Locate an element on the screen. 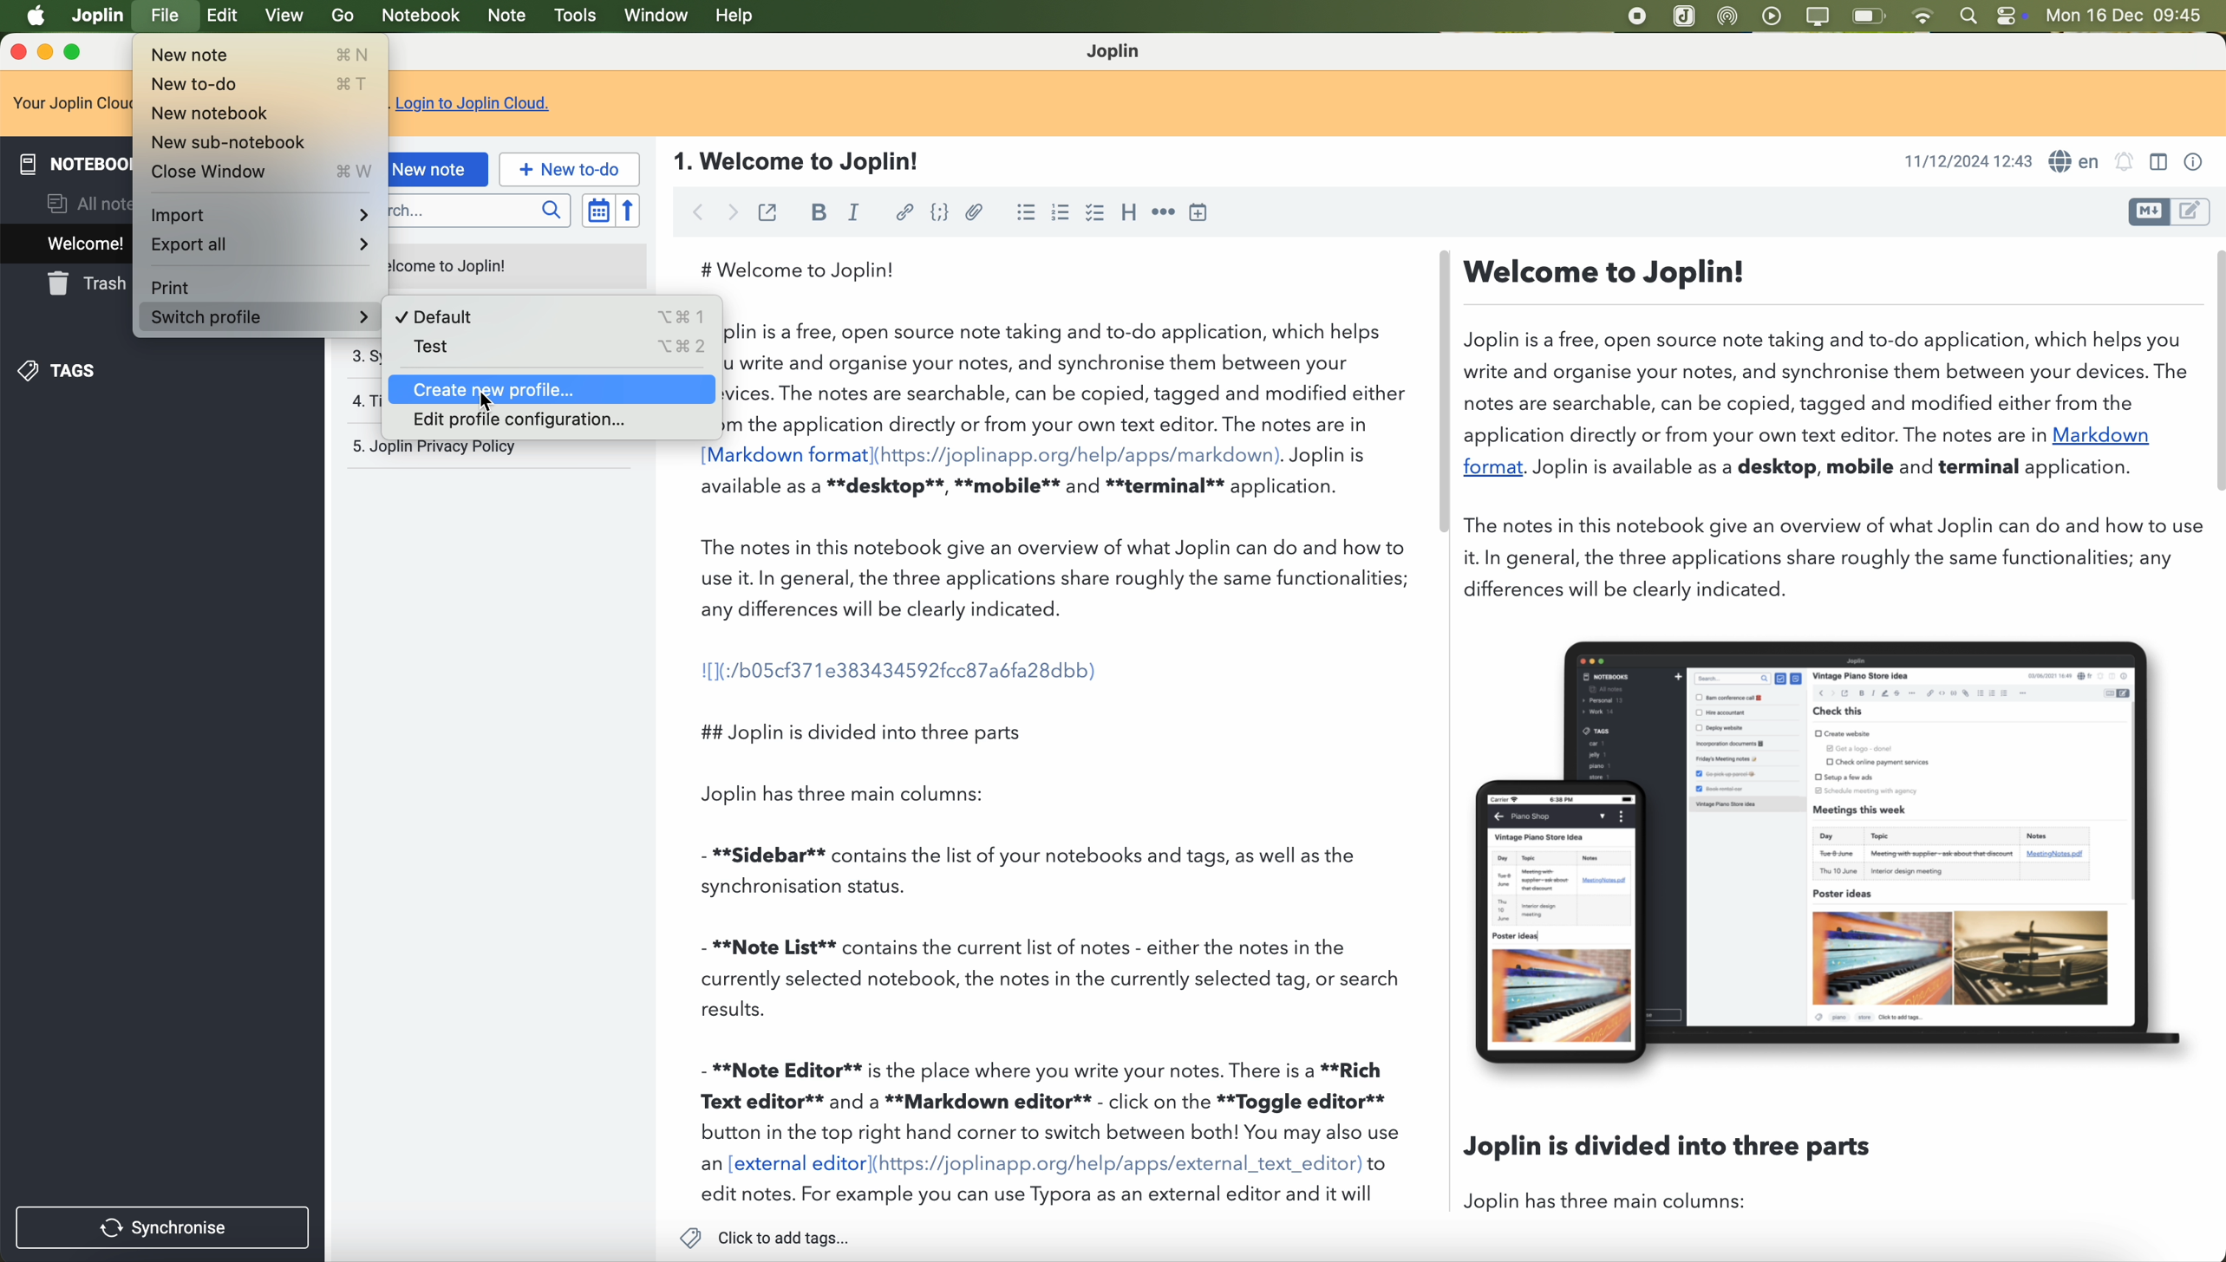 The height and width of the screenshot is (1262, 2226). Cursor is located at coordinates (486, 402).